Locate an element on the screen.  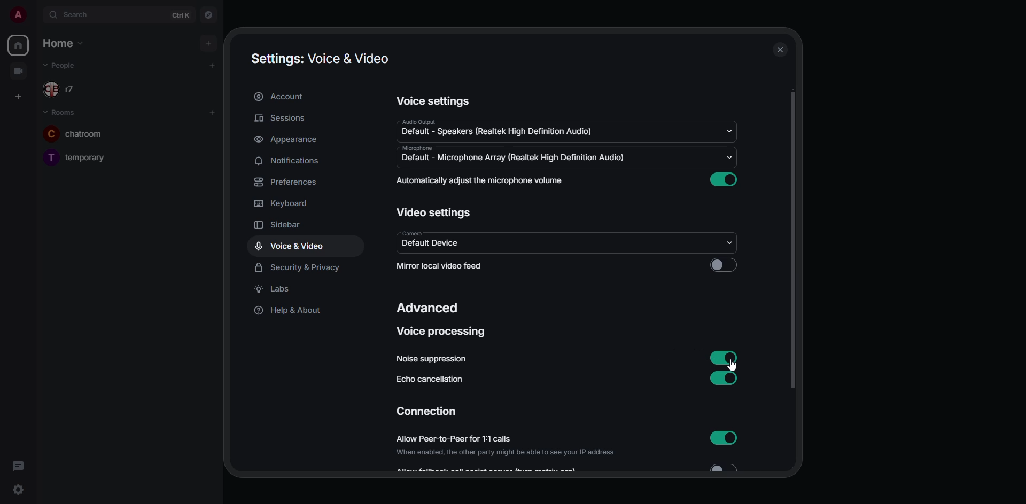
camera is located at coordinates (414, 233).